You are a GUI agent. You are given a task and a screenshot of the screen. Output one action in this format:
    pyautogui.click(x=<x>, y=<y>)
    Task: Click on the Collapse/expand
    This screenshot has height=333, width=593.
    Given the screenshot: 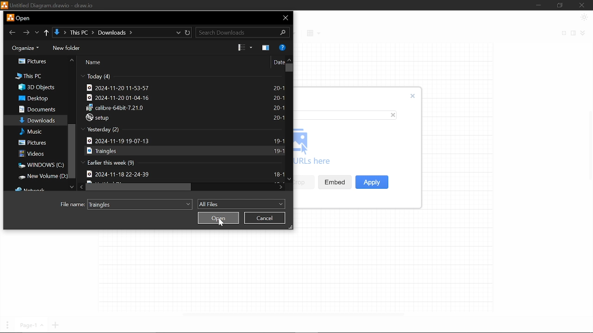 What is the action you would take?
    pyautogui.click(x=584, y=34)
    